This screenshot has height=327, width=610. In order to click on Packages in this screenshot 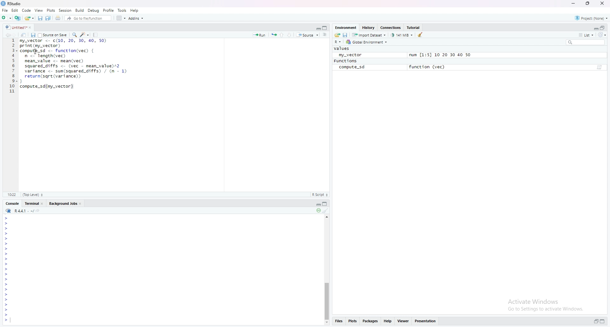, I will do `click(370, 321)`.